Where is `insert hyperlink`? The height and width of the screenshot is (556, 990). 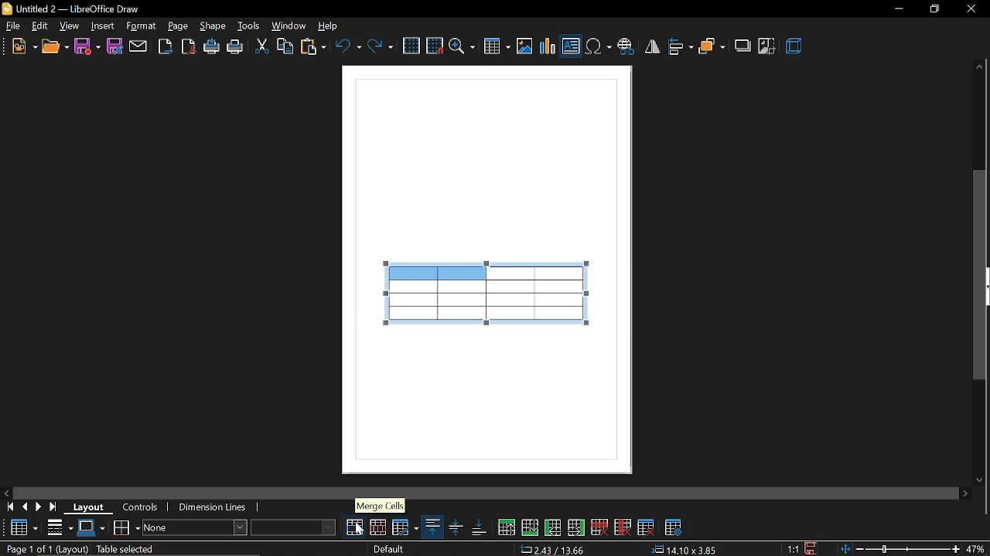
insert hyperlink is located at coordinates (625, 44).